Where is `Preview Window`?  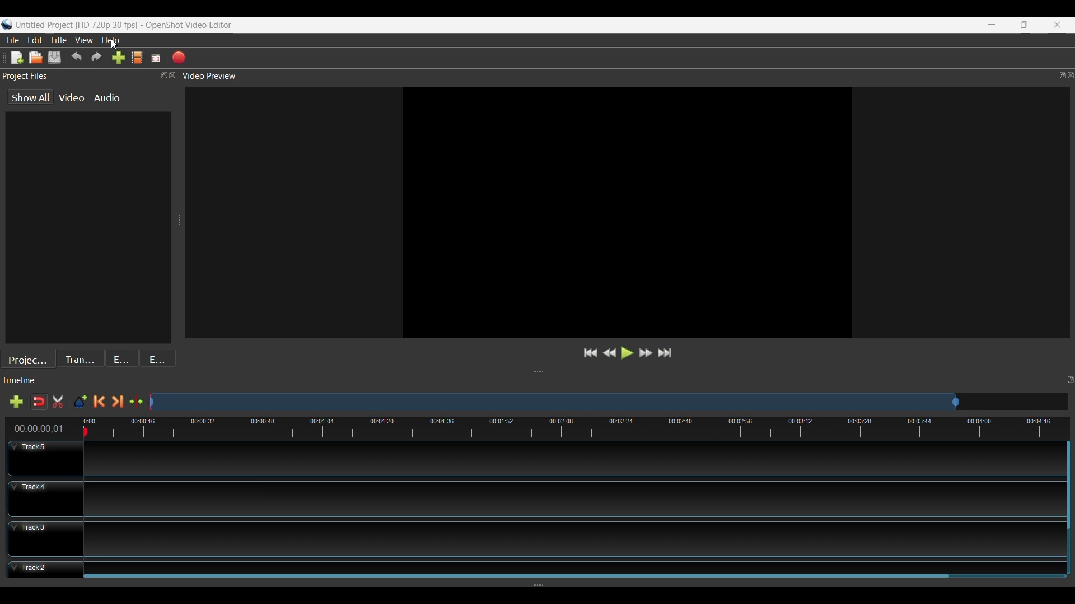 Preview Window is located at coordinates (627, 212).